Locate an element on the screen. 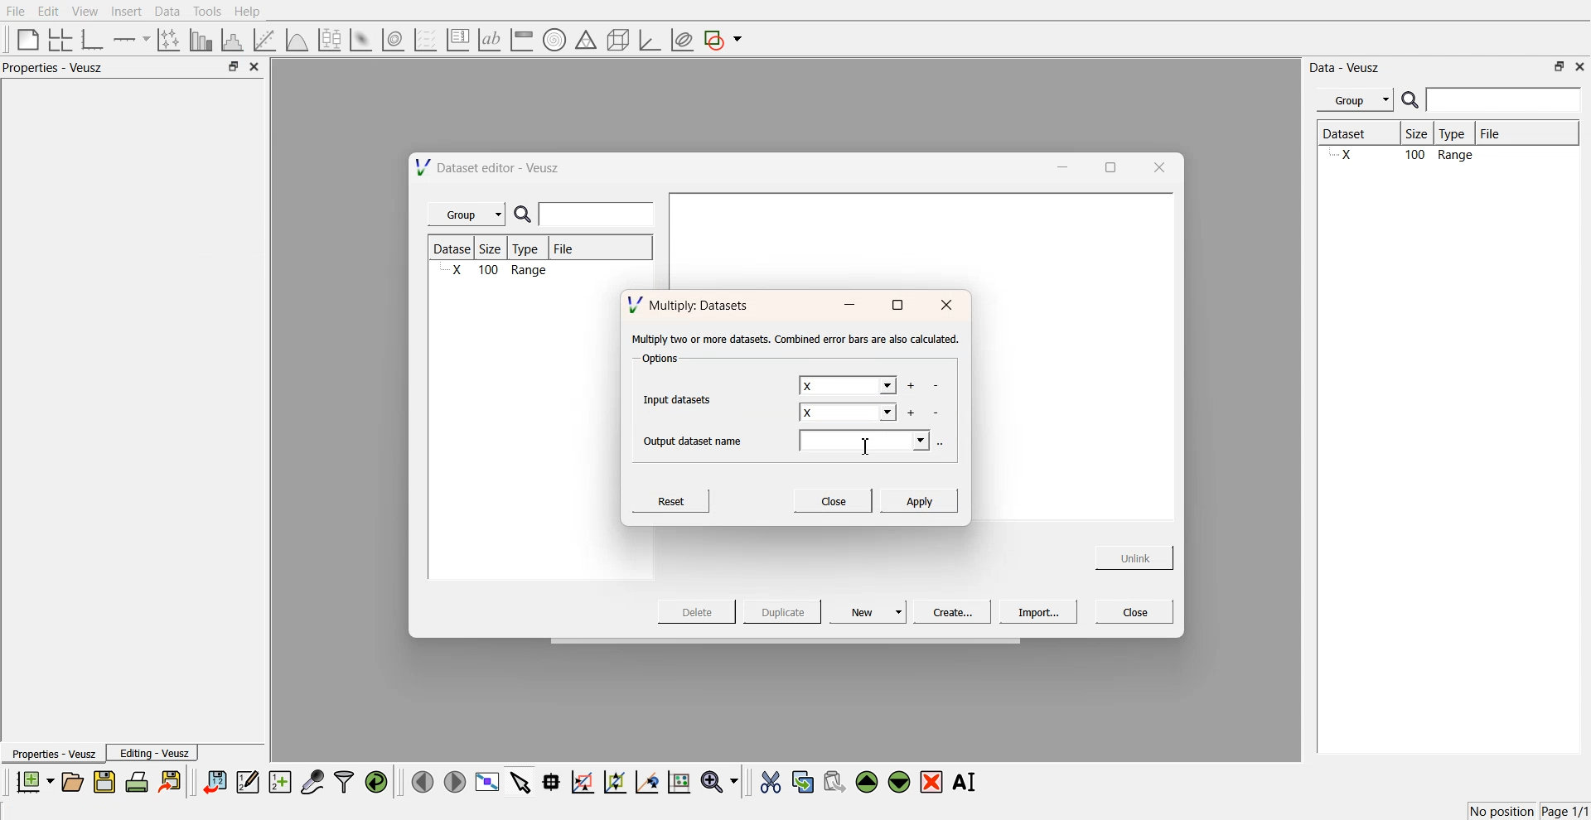 Image resolution: width=1591 pixels, height=820 pixels. Editing - Veusz is located at coordinates (154, 753).